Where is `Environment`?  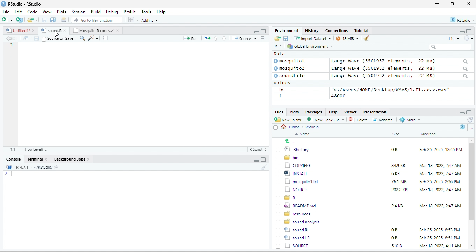
Environment is located at coordinates (287, 30).